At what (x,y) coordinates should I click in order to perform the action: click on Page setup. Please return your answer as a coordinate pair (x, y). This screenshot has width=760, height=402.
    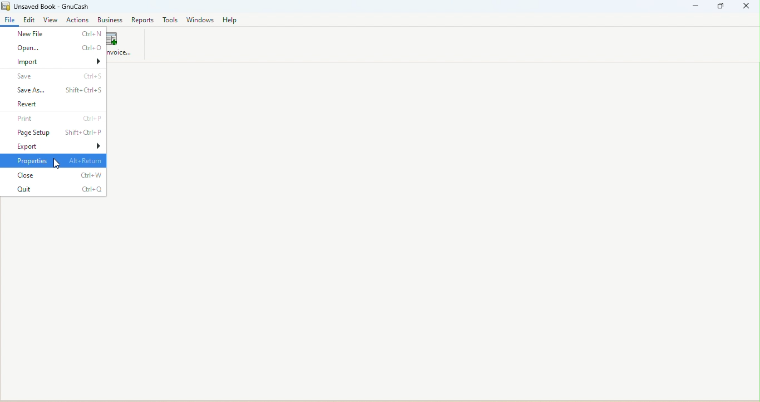
    Looking at the image, I should click on (55, 131).